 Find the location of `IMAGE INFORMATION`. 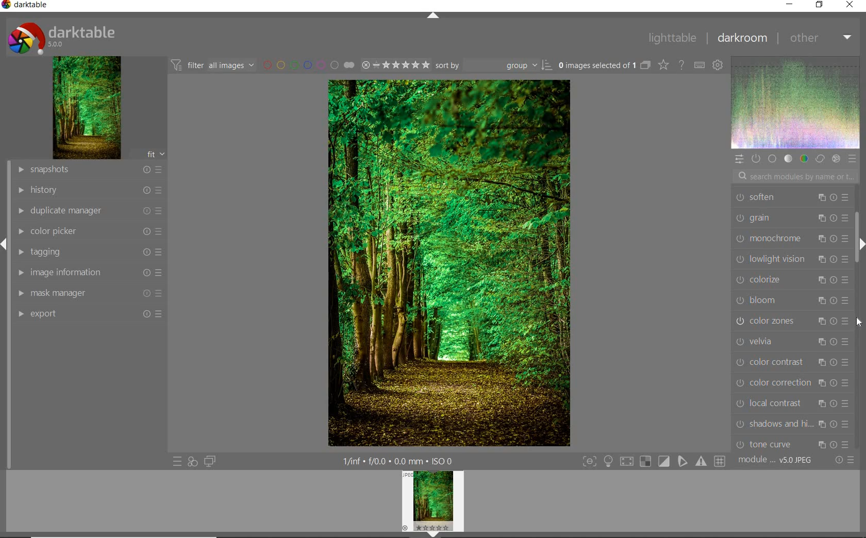

IMAGE INFORMATION is located at coordinates (91, 274).